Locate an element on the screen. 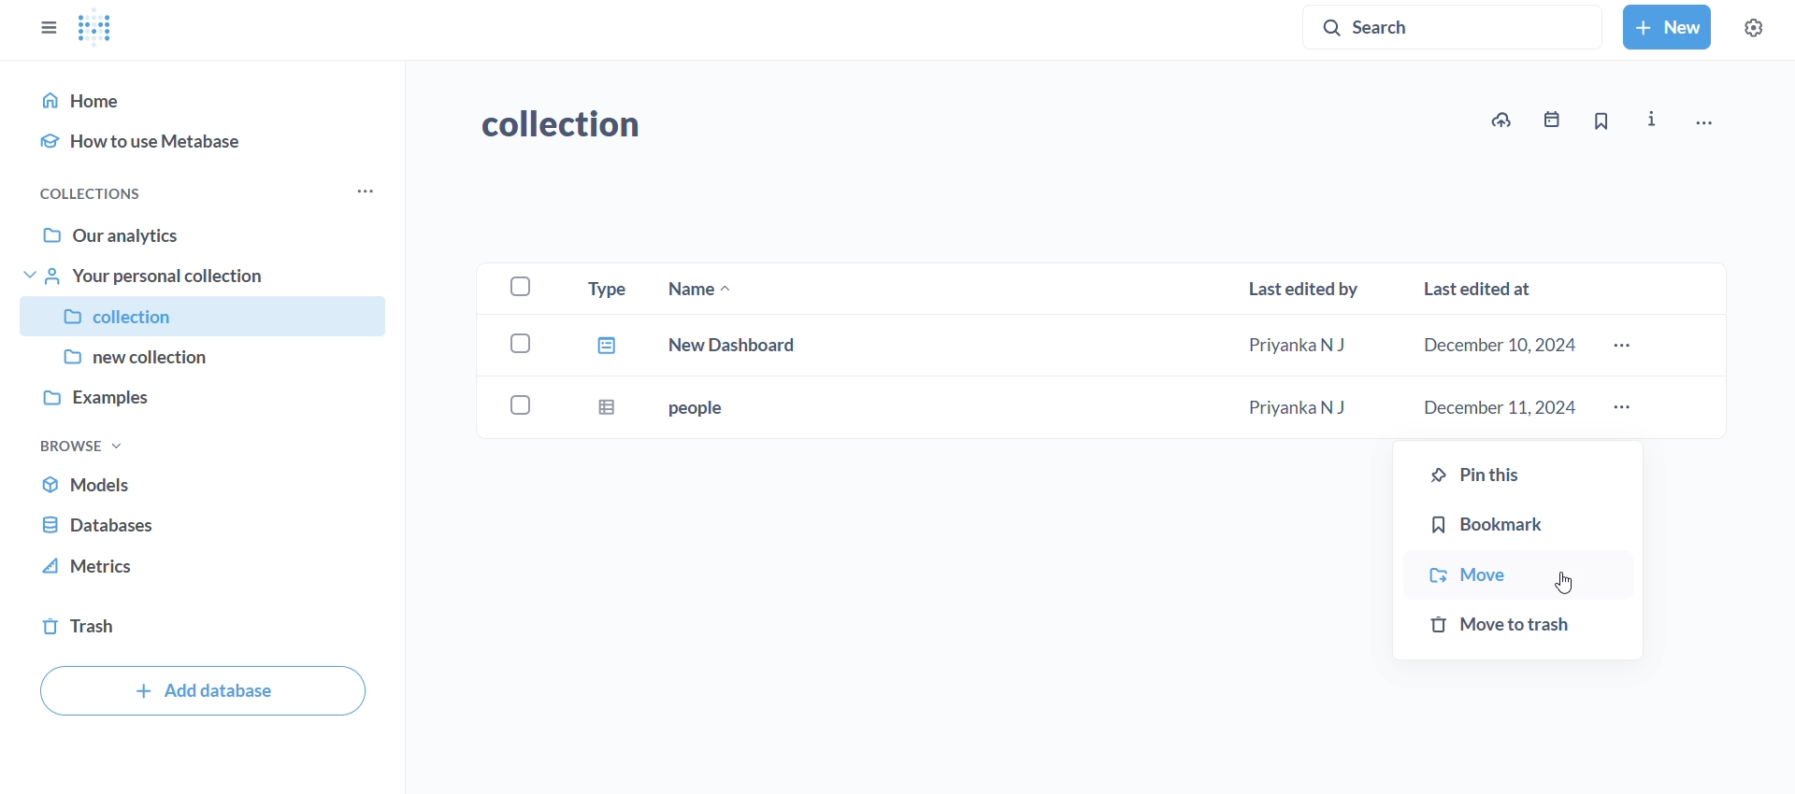 The height and width of the screenshot is (794, 1795). pin this is located at coordinates (1516, 469).